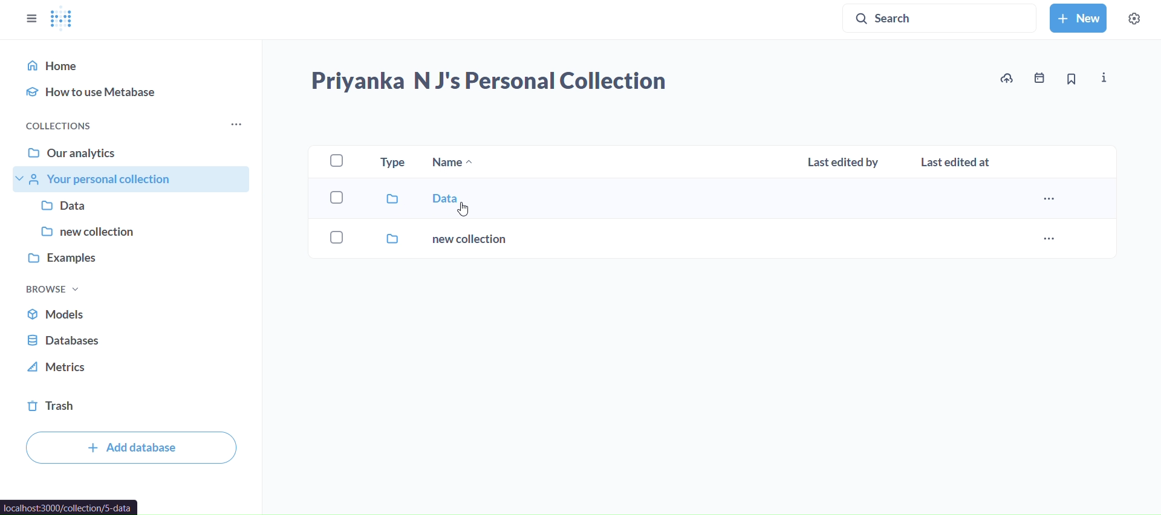  I want to click on settings, so click(1134, 19).